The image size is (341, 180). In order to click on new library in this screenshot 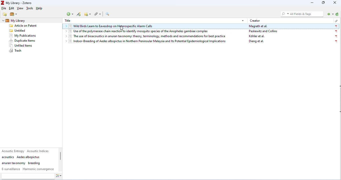, I will do `click(14, 14)`.